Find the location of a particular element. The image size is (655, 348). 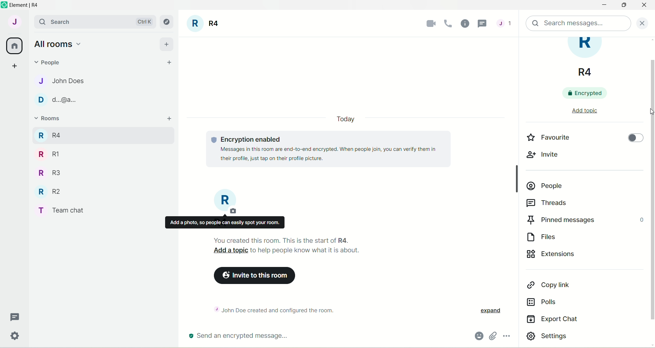

close is located at coordinates (644, 22).